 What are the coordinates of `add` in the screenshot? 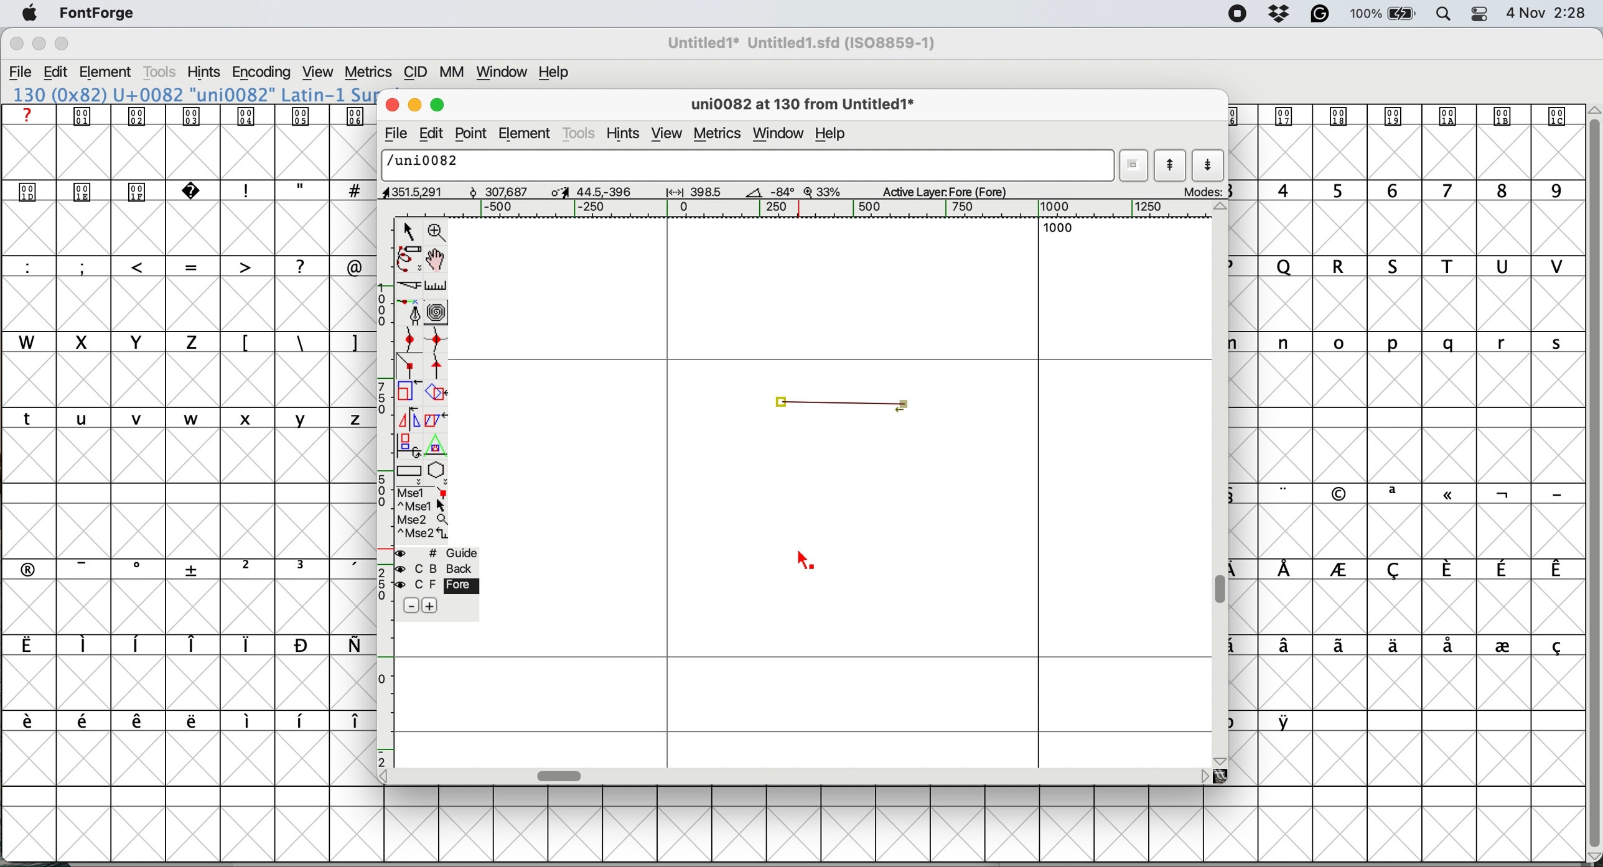 It's located at (429, 606).